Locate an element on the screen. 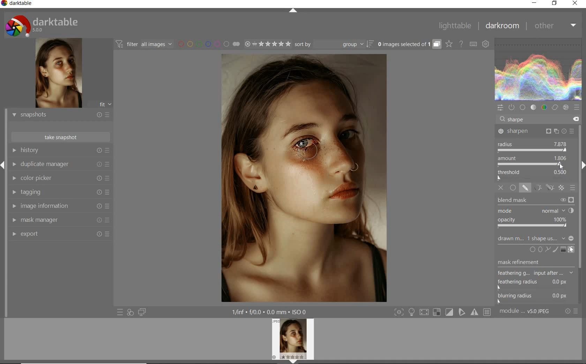 The height and width of the screenshot is (364, 586). OFF is located at coordinates (502, 188).